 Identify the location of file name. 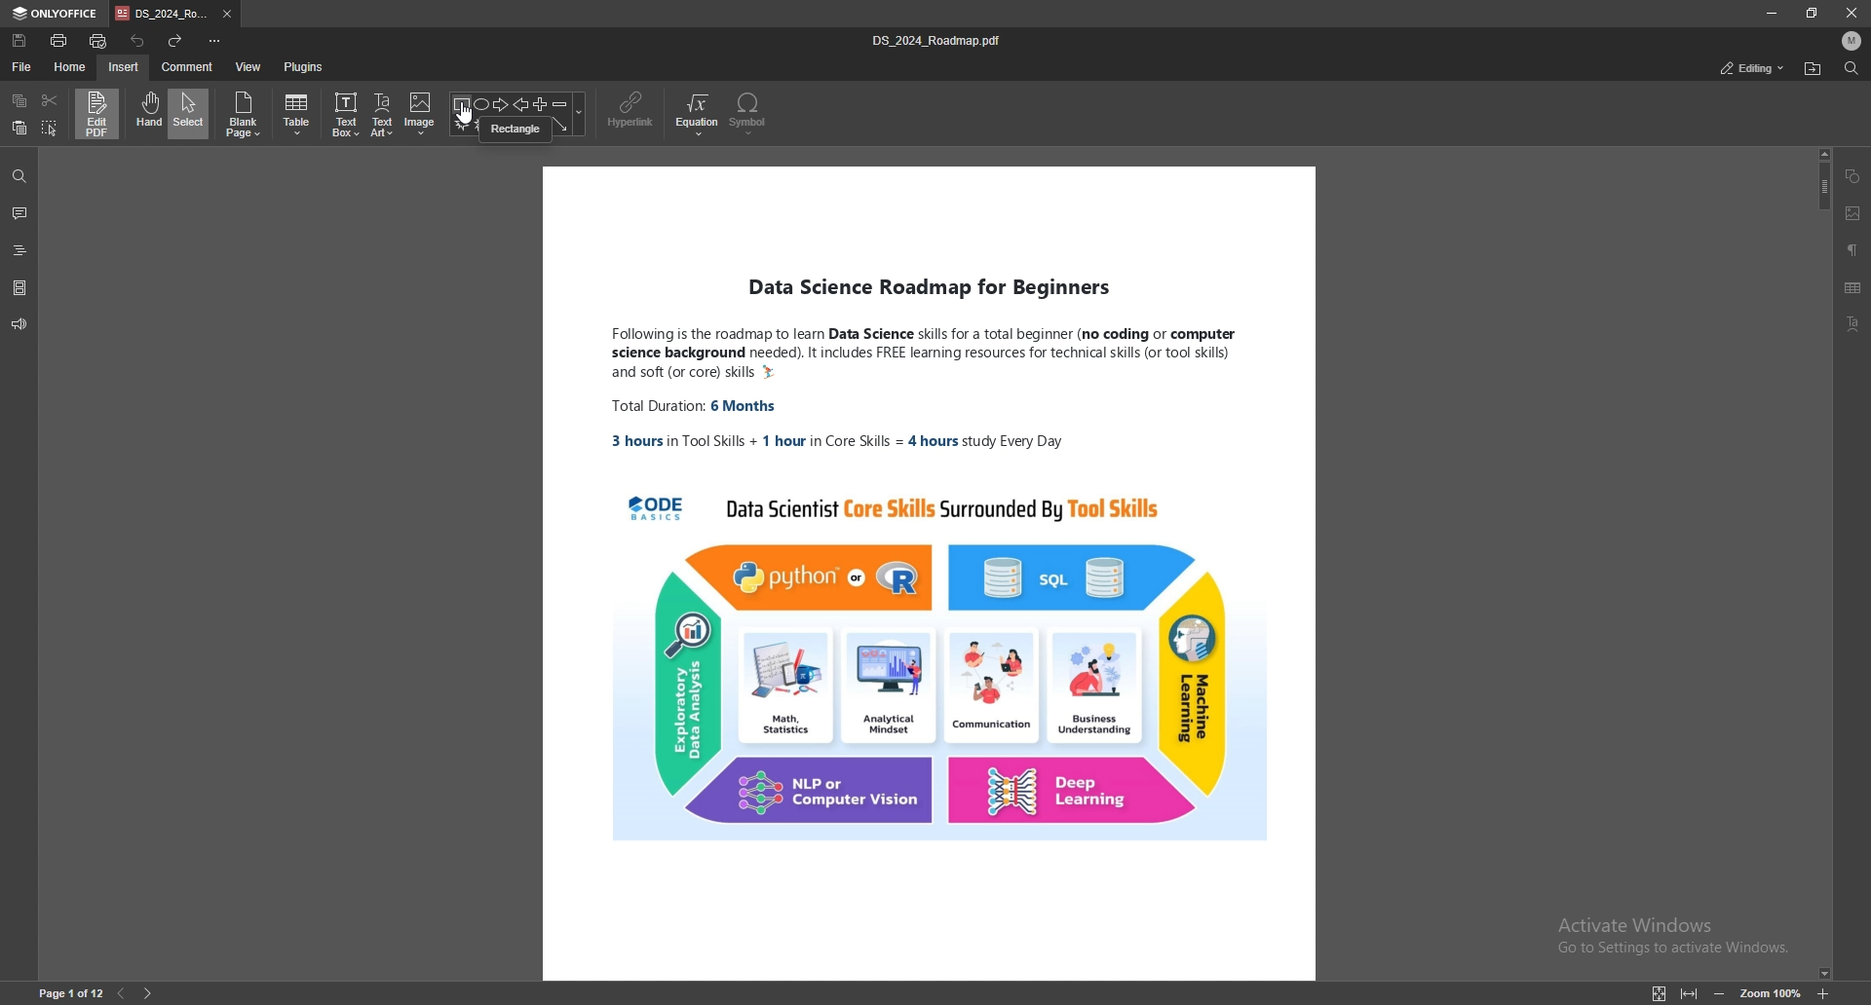
(941, 40).